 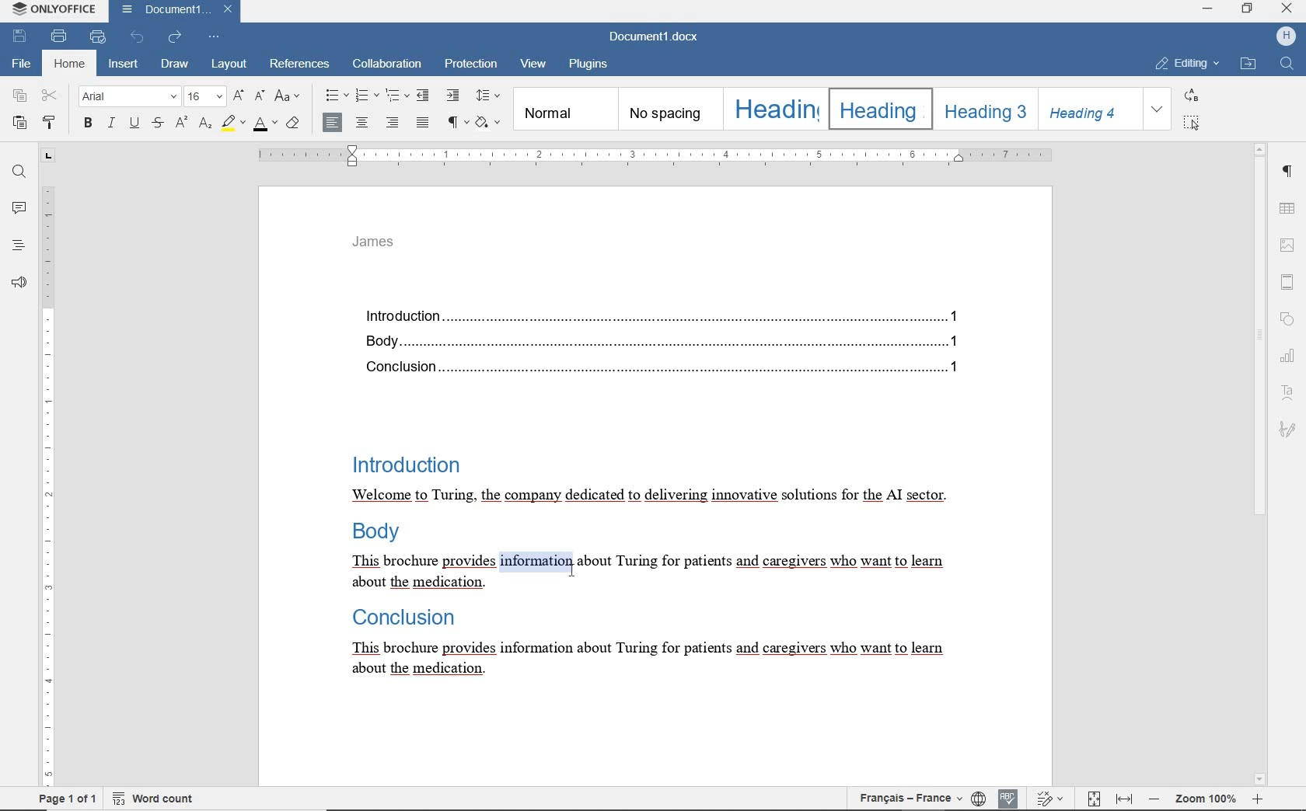 I want to click on CUT, so click(x=51, y=96).